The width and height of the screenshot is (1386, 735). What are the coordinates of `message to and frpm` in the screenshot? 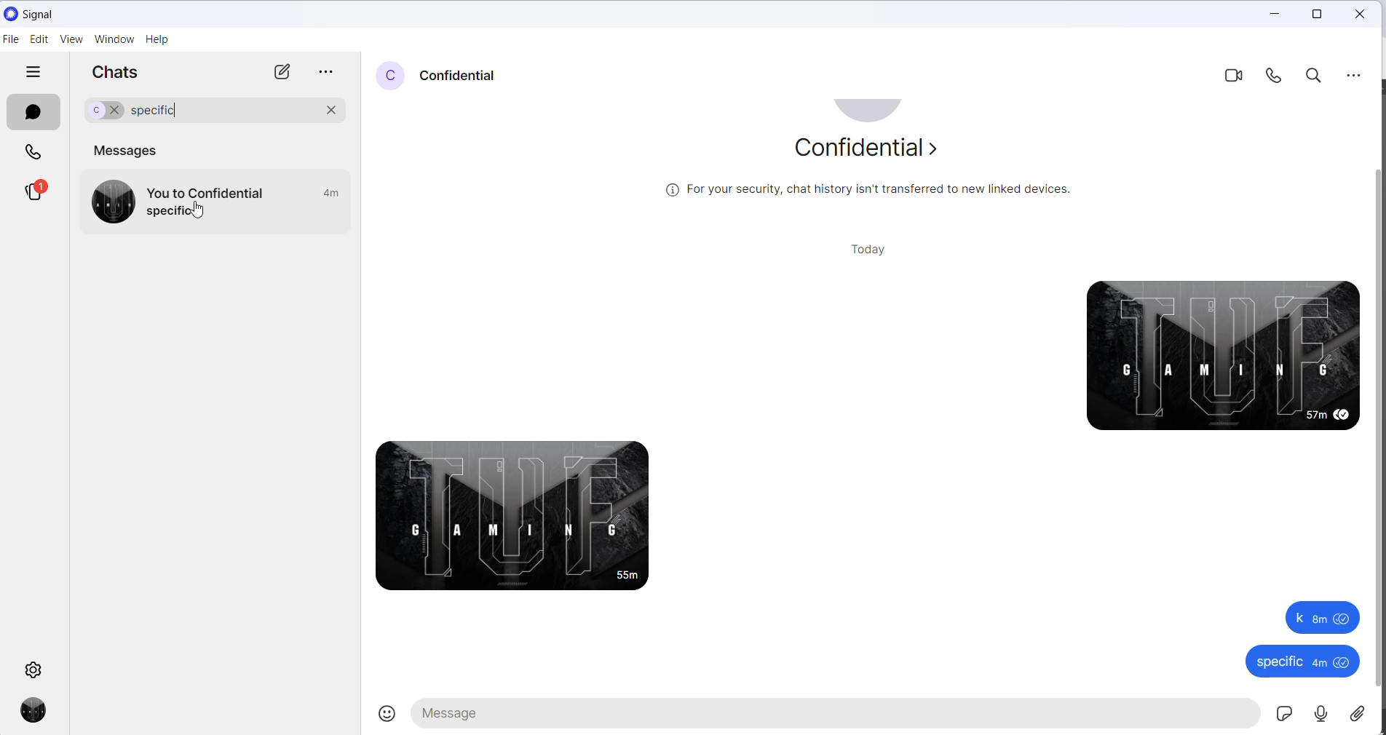 It's located at (208, 193).